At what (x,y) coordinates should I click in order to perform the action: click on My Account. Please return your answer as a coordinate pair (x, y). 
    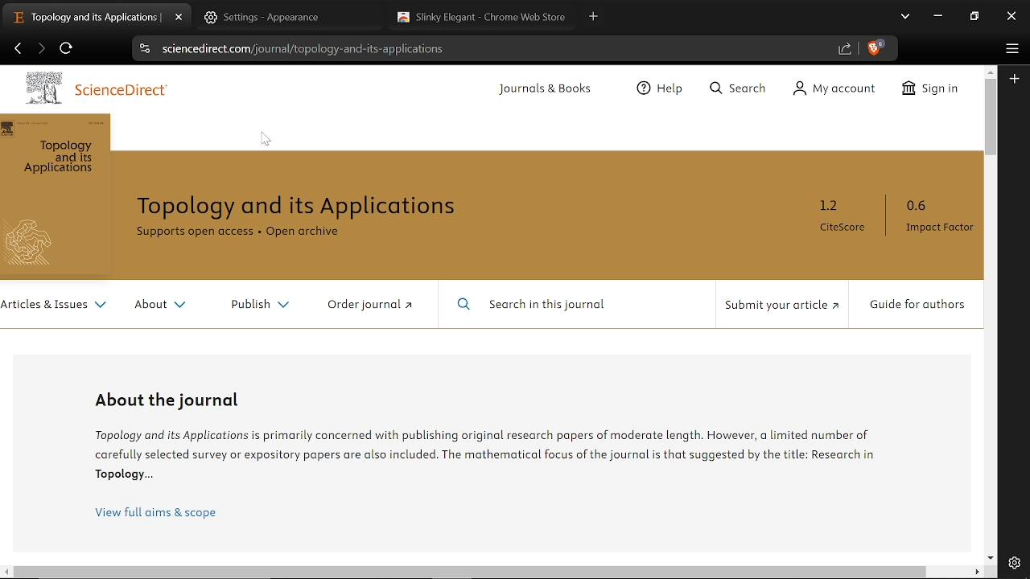
    Looking at the image, I should click on (830, 90).